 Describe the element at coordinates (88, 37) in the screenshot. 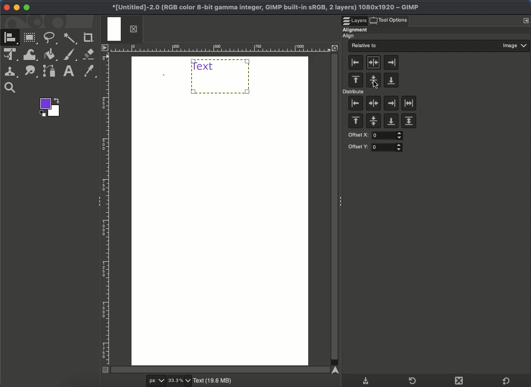

I see `Crop` at that location.